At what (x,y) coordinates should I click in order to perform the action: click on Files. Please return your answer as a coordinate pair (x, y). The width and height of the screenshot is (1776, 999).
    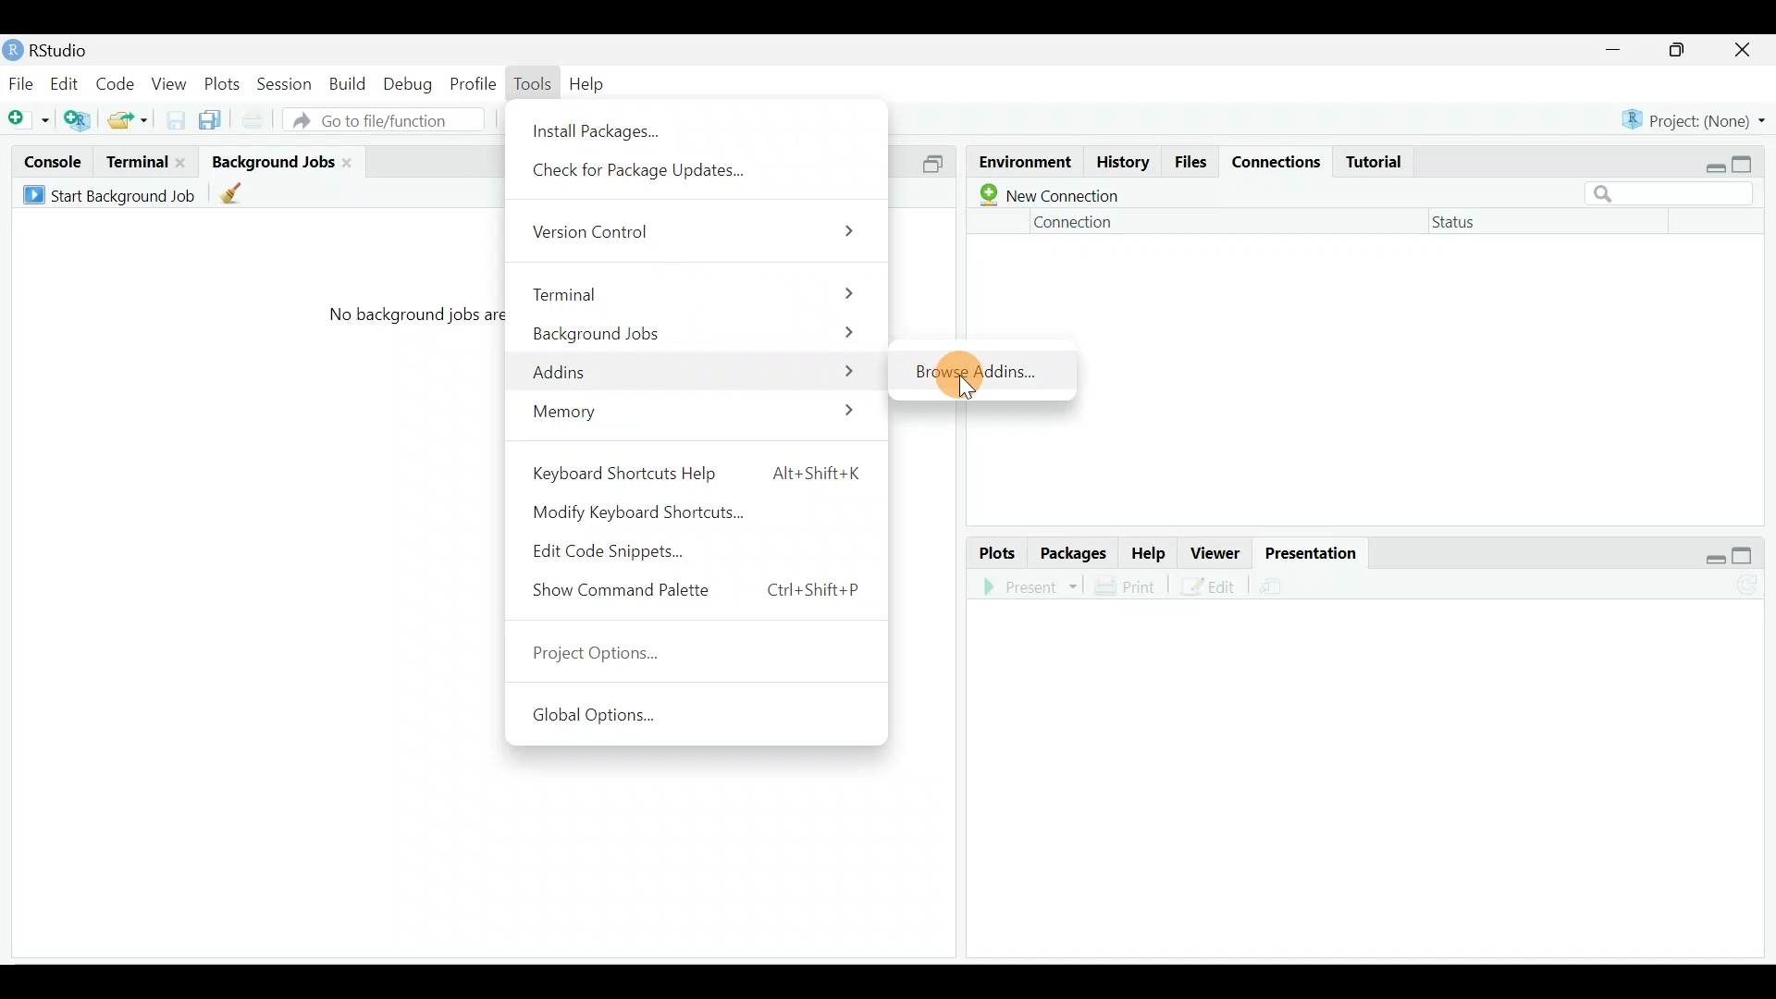
    Looking at the image, I should click on (1191, 162).